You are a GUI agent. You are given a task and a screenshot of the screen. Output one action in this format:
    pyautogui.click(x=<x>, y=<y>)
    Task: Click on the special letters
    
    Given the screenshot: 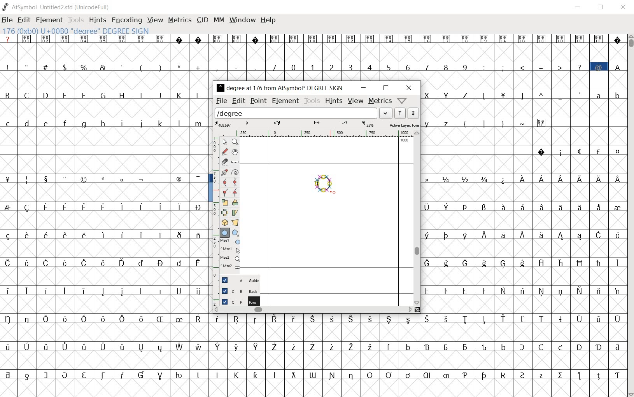 What is the action you would take?
    pyautogui.click(x=522, y=262)
    